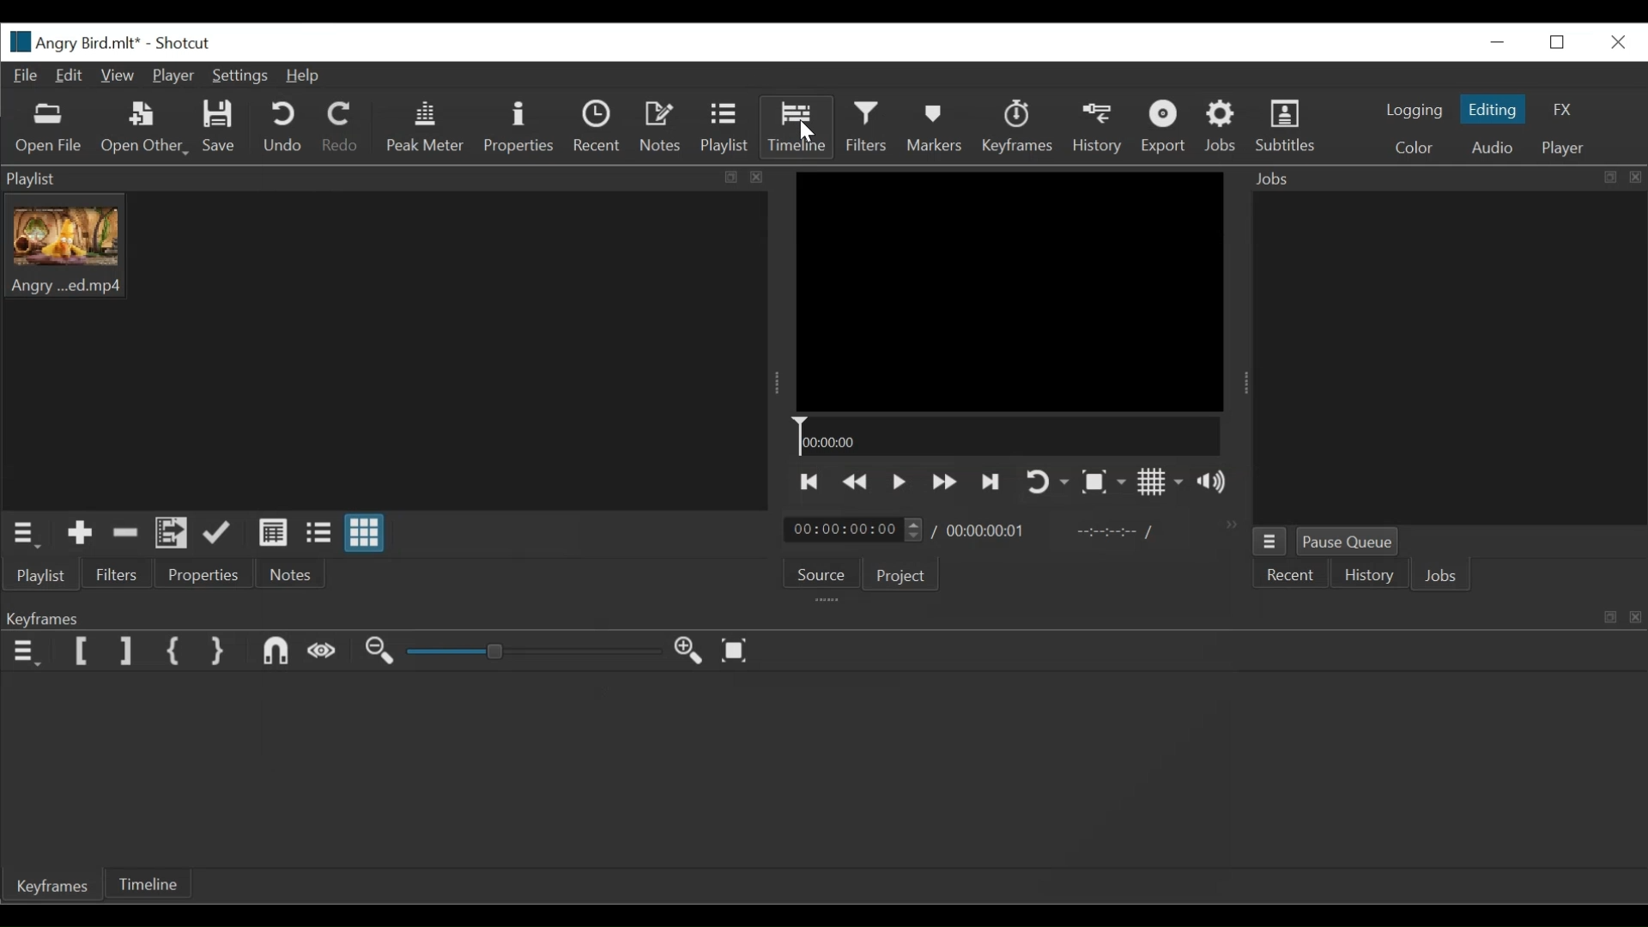 This screenshot has height=927, width=1648. I want to click on Open File, so click(48, 129).